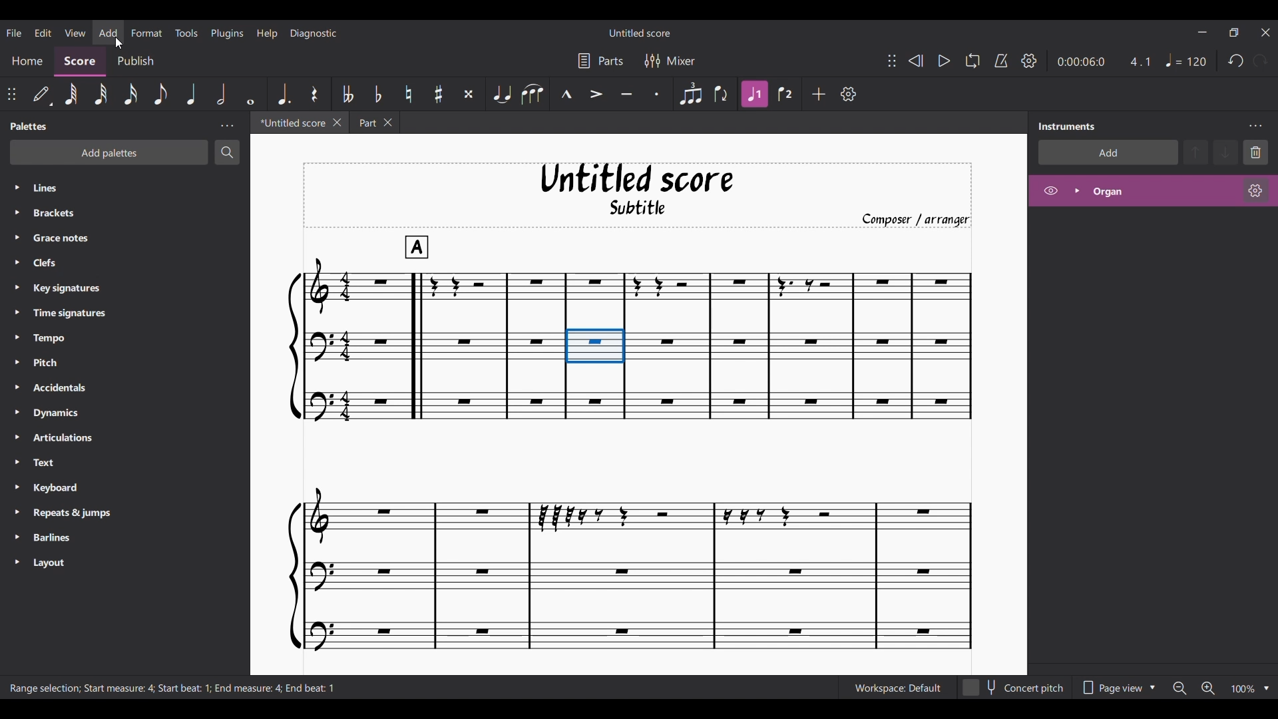 The image size is (1278, 719). What do you see at coordinates (11, 94) in the screenshot?
I see `Change position of toolbar attached` at bounding box center [11, 94].